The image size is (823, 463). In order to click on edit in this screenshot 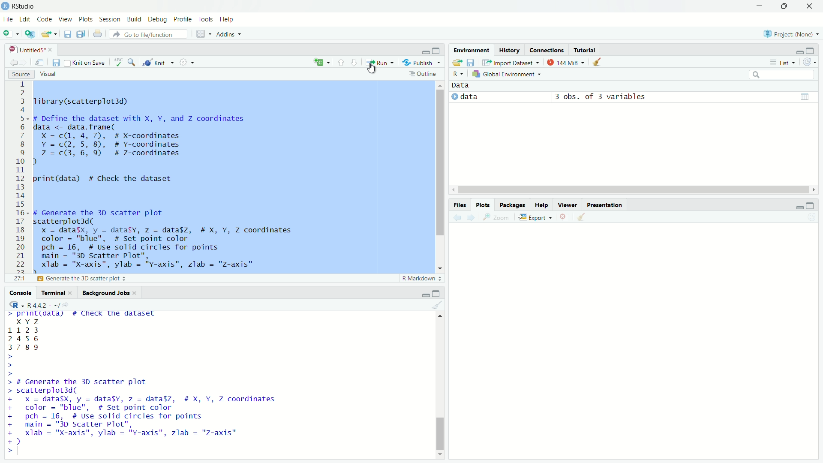, I will do `click(24, 20)`.